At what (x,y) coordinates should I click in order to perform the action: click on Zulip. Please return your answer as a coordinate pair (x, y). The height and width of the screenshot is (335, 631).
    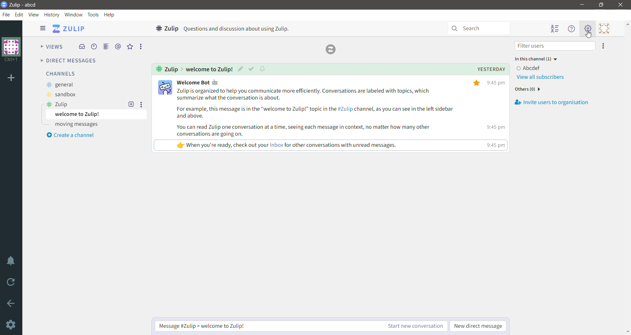
    Looking at the image, I should click on (58, 104).